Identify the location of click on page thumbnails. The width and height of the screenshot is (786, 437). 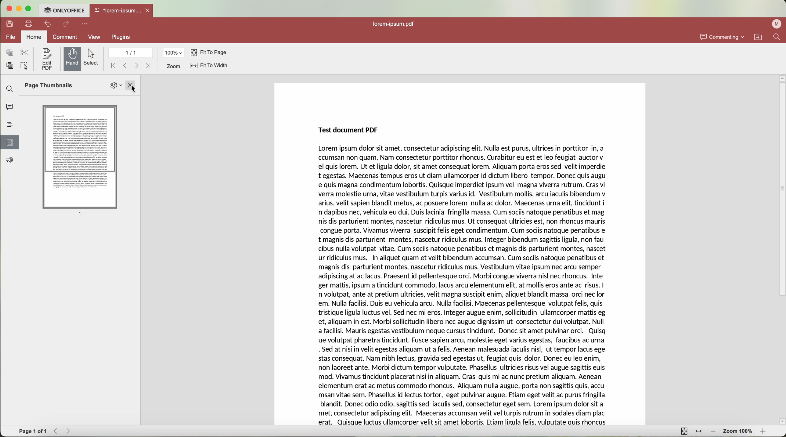
(10, 142).